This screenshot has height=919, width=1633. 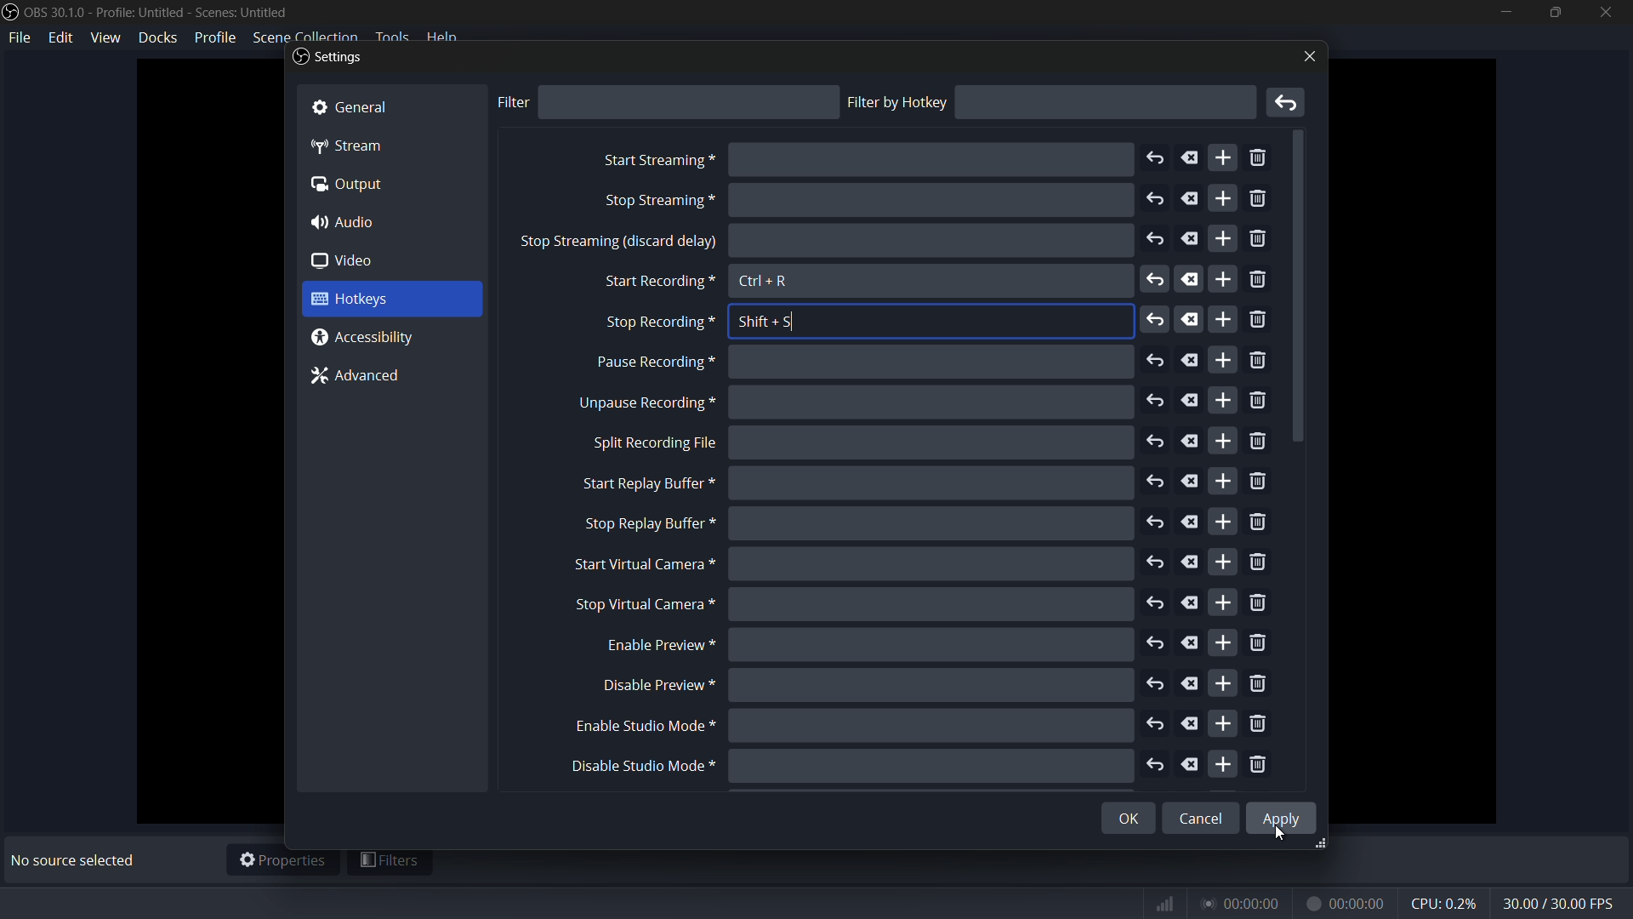 What do you see at coordinates (1258, 482) in the screenshot?
I see `remove` at bounding box center [1258, 482].